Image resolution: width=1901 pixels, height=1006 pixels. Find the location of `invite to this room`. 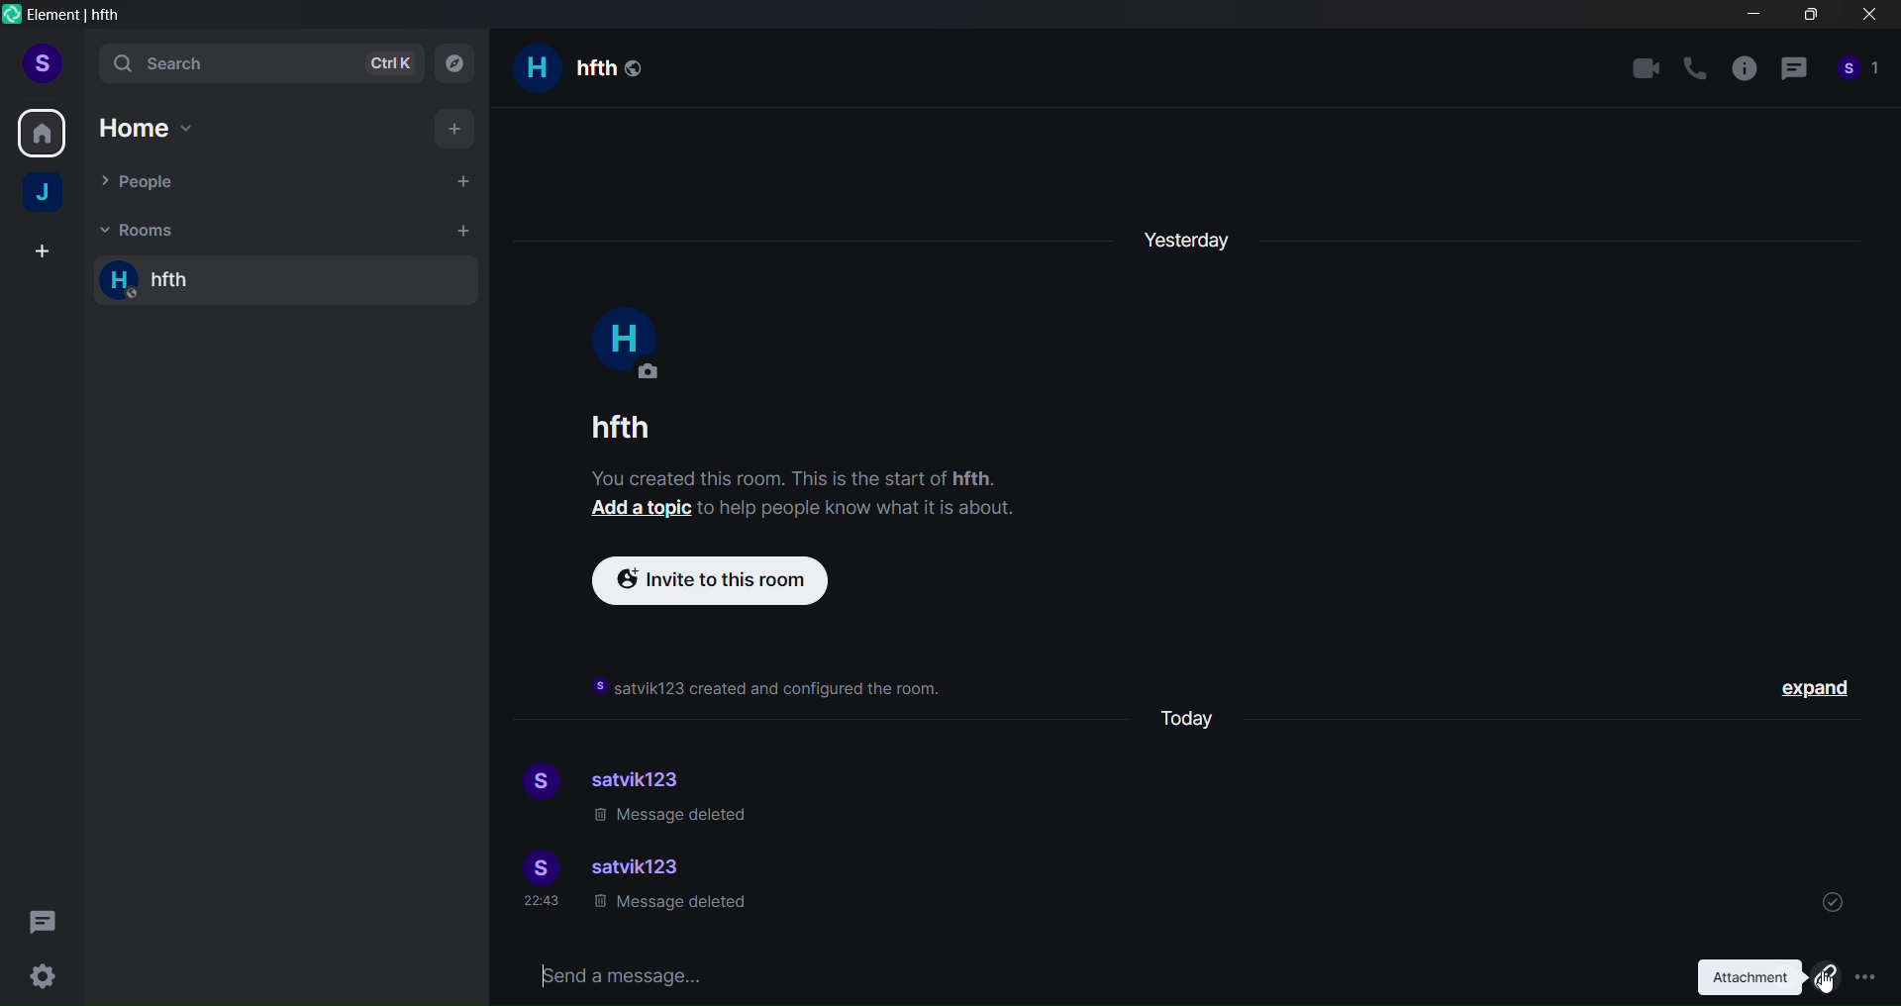

invite to this room is located at coordinates (720, 581).